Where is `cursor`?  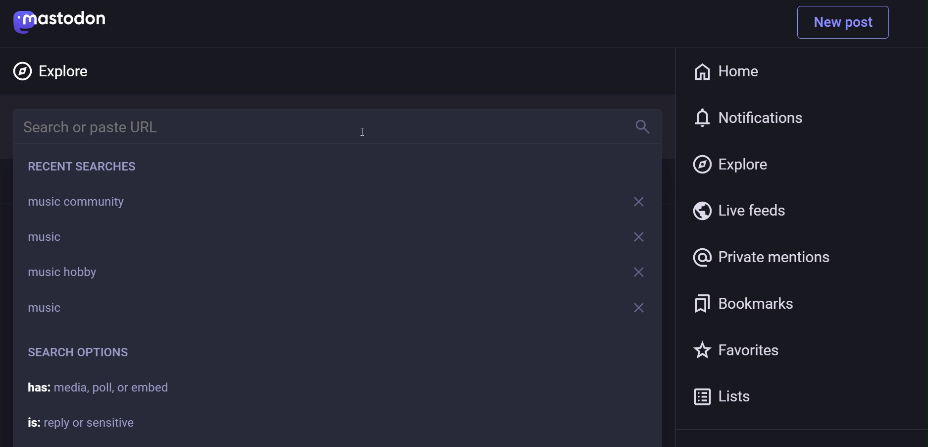 cursor is located at coordinates (361, 133).